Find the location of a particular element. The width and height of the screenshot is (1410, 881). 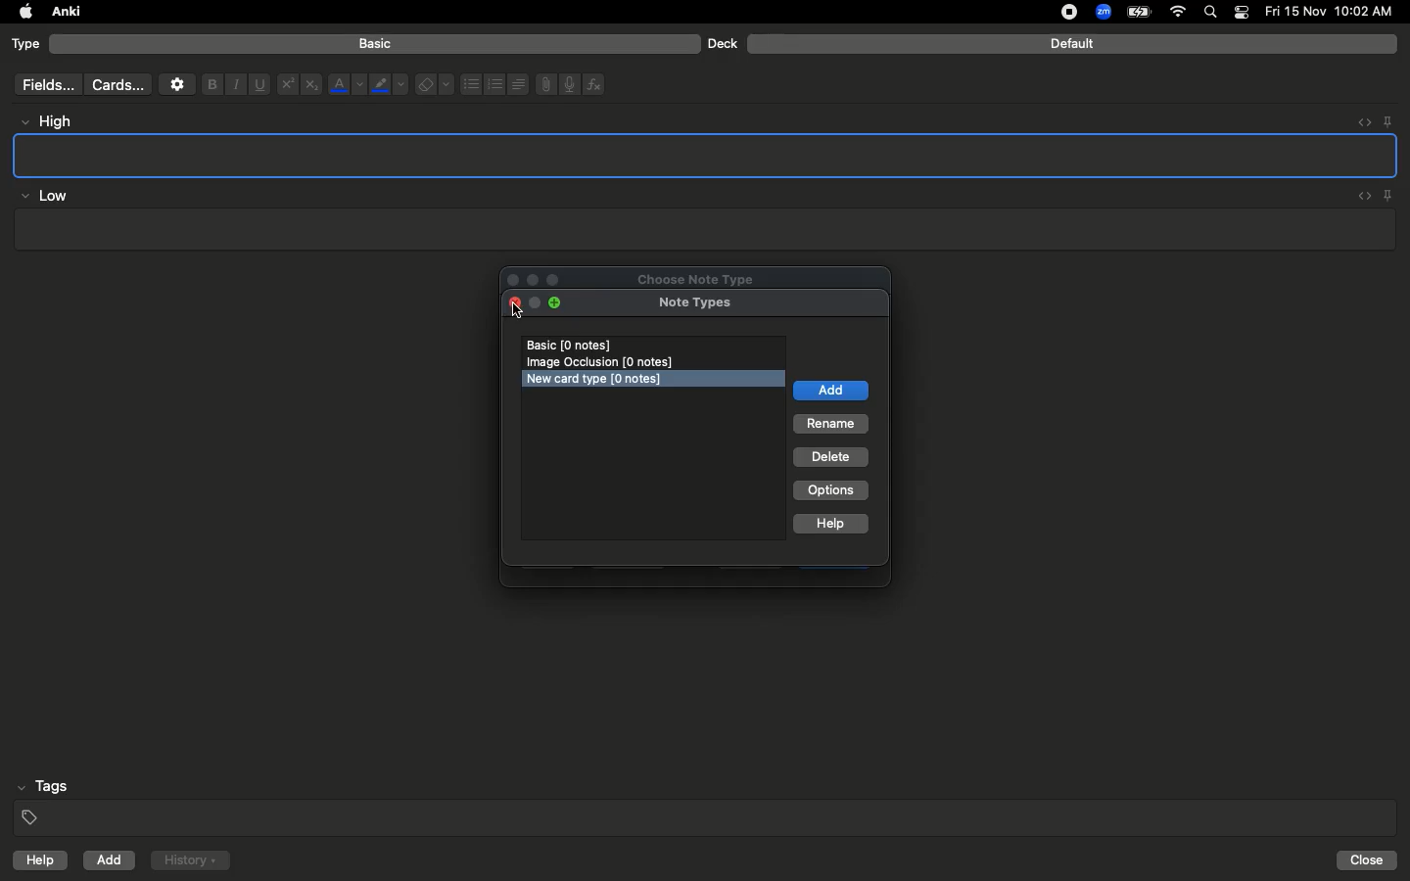

Bullet is located at coordinates (470, 84).